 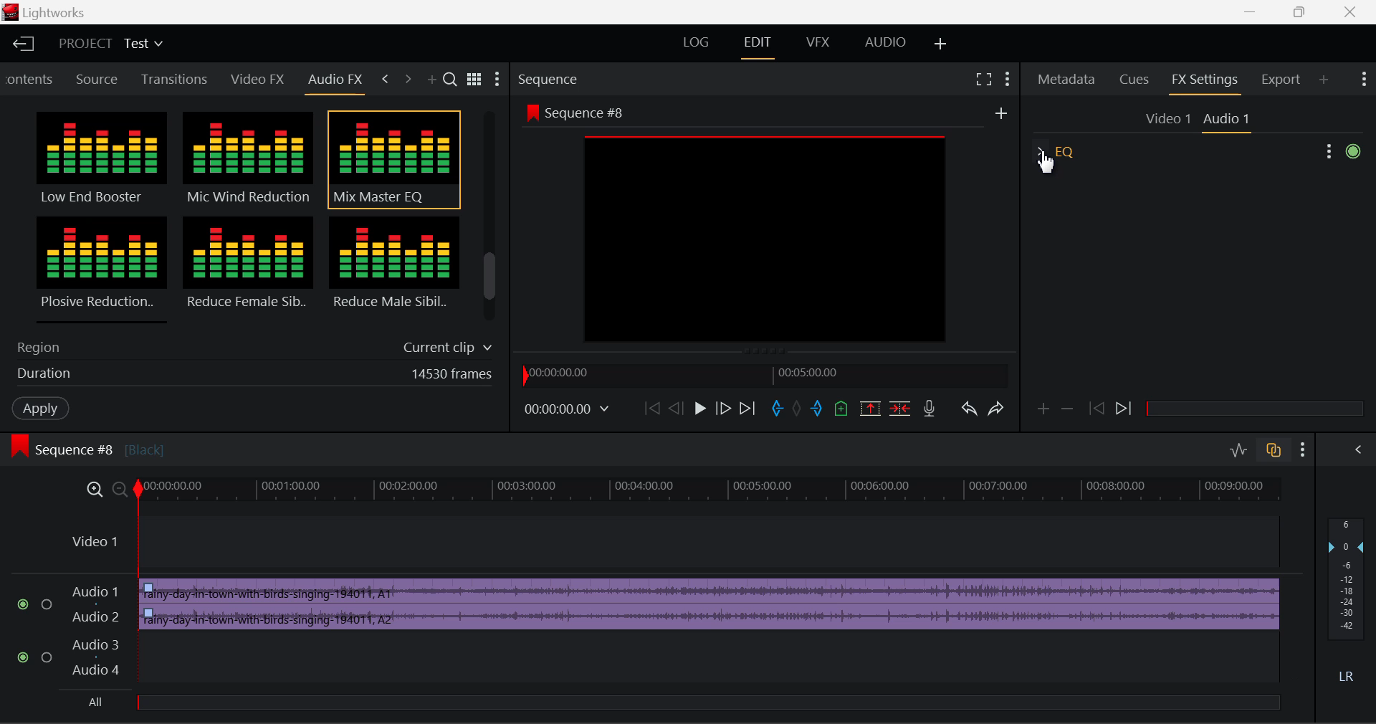 I want to click on Contents, so click(x=31, y=77).